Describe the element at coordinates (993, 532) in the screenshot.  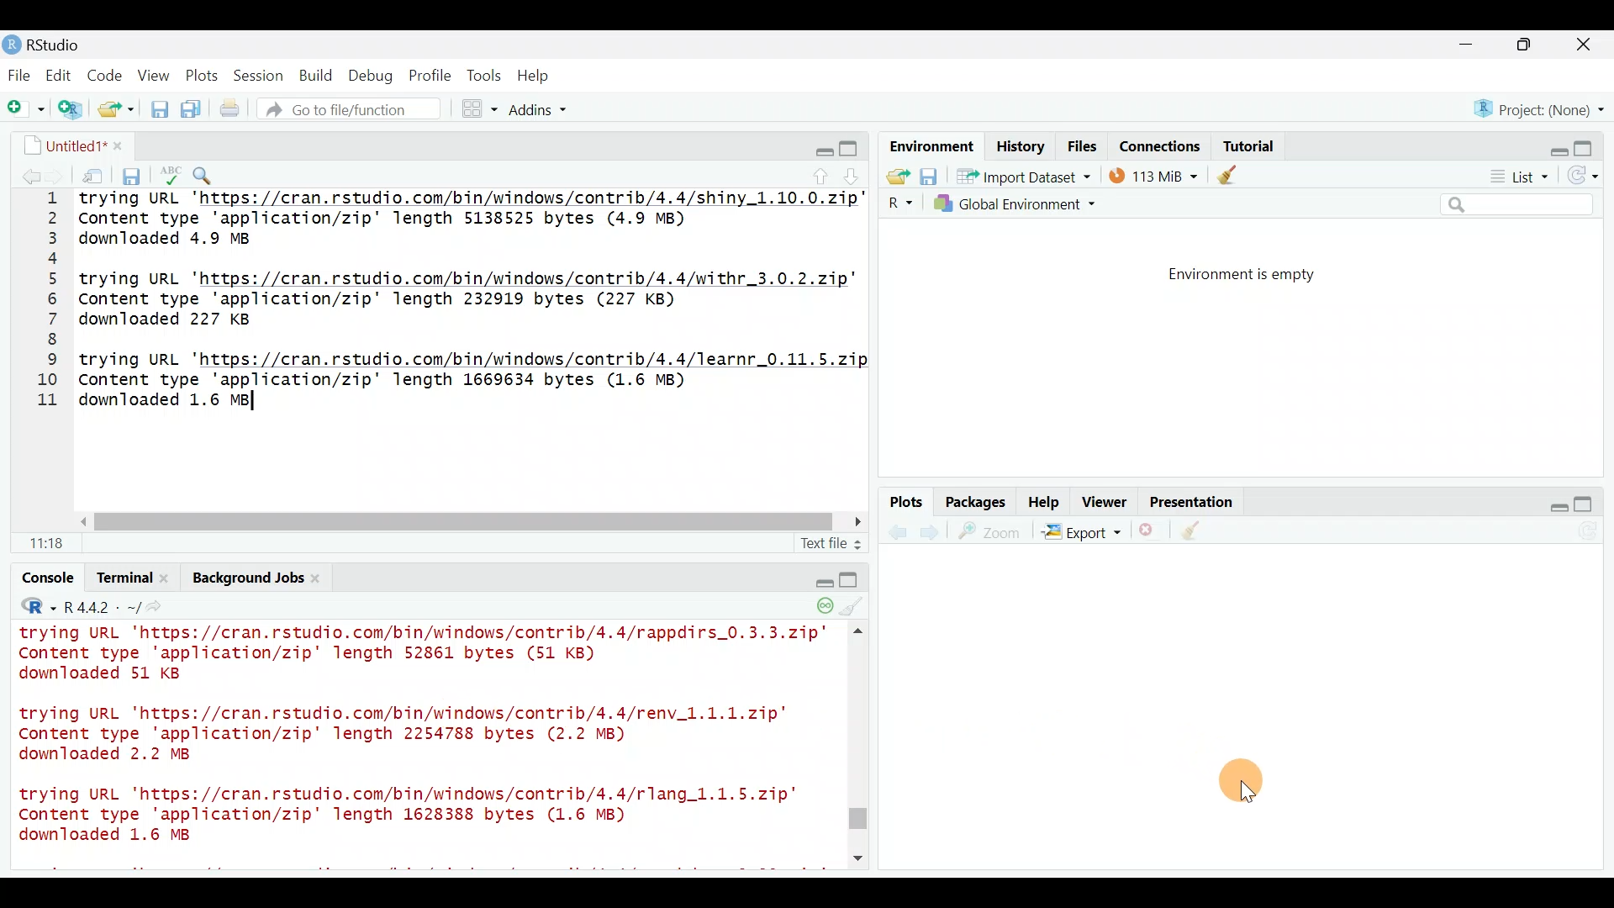
I see `zoom` at that location.